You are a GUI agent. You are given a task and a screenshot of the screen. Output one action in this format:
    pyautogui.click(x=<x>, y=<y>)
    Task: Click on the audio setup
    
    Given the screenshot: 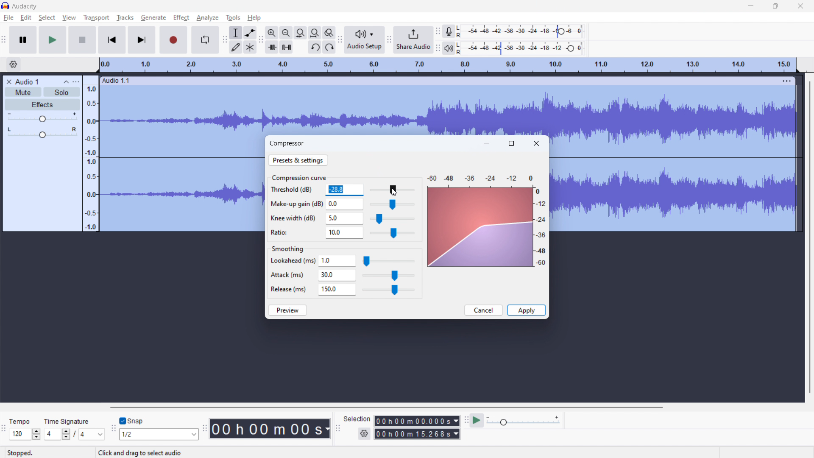 What is the action you would take?
    pyautogui.click(x=364, y=39)
    